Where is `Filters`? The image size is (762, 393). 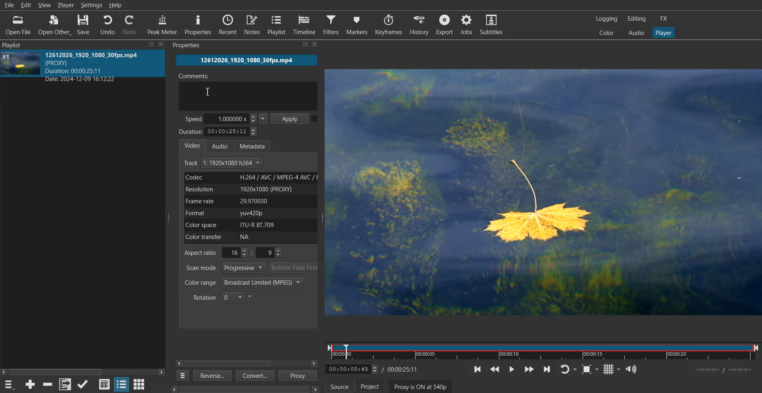
Filters is located at coordinates (331, 24).